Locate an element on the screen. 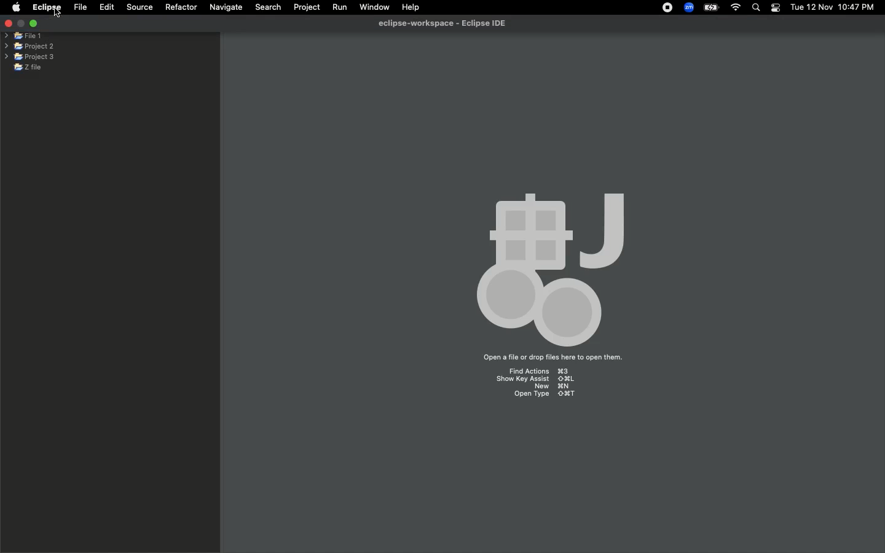  Search is located at coordinates (269, 8).